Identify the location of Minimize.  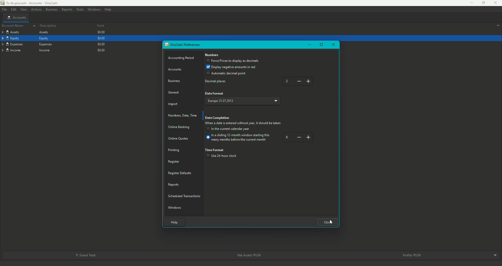
(309, 45).